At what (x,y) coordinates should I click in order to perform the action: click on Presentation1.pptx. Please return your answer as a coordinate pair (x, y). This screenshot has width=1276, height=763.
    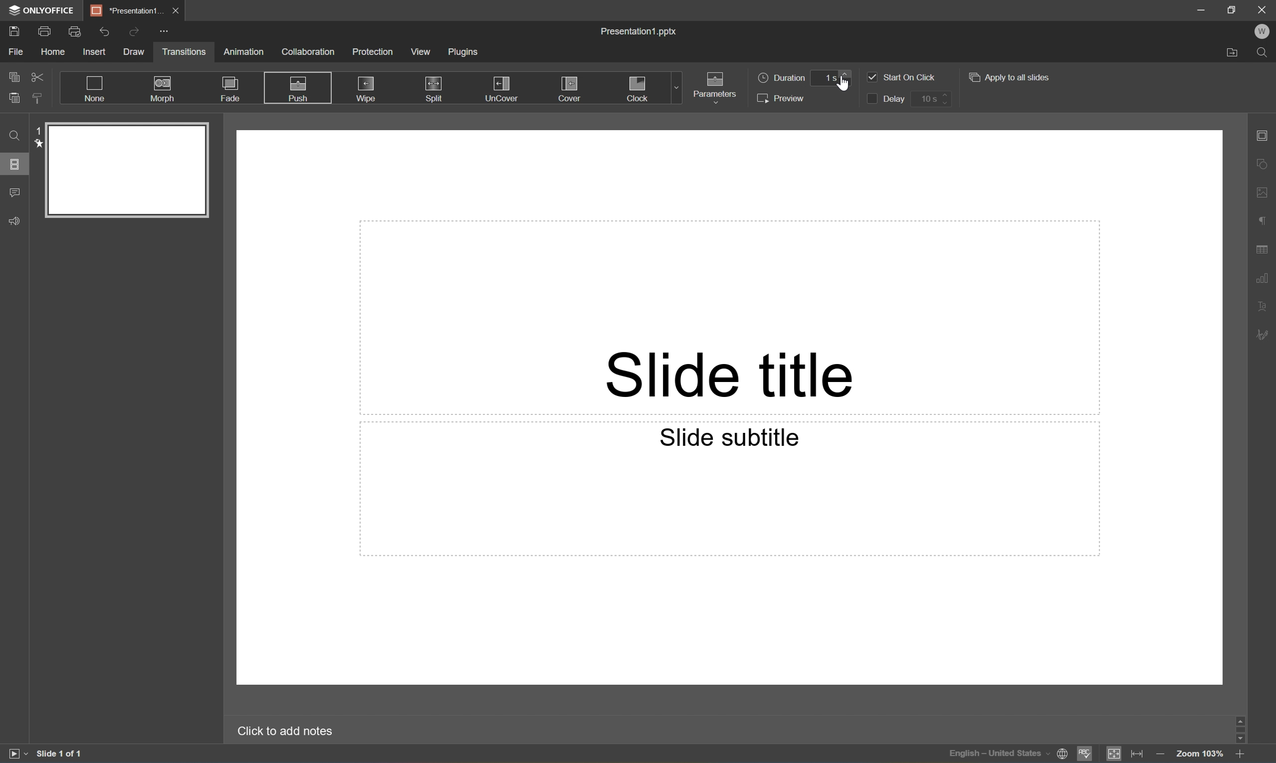
    Looking at the image, I should click on (638, 31).